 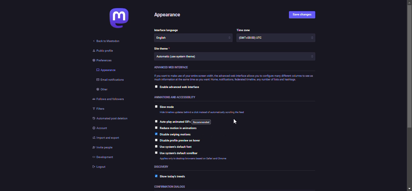 What do you see at coordinates (155, 146) in the screenshot?
I see `click to select` at bounding box center [155, 146].